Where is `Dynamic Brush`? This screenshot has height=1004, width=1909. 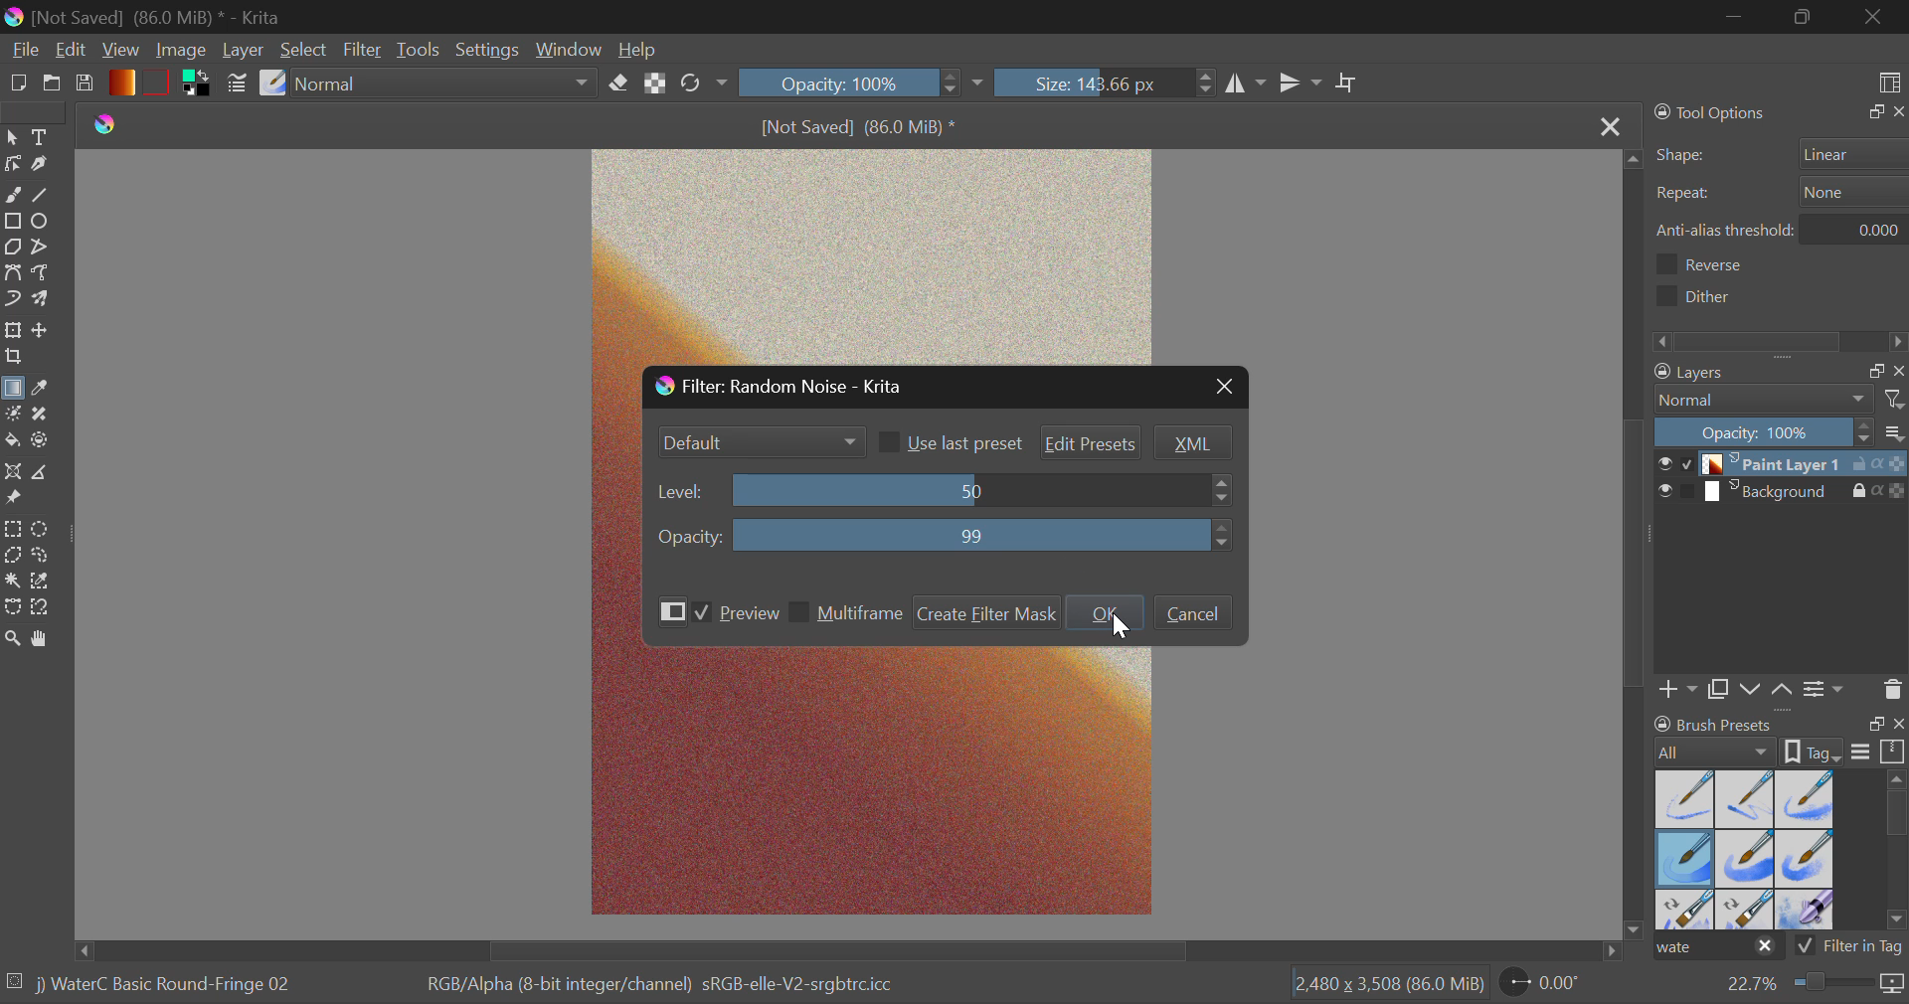
Dynamic Brush is located at coordinates (12, 298).